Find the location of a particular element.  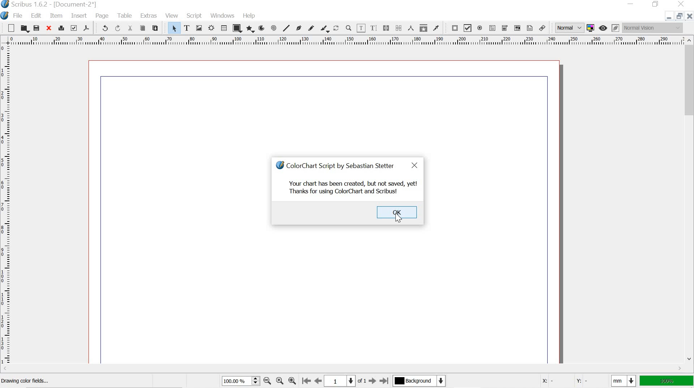

page is located at coordinates (104, 16).